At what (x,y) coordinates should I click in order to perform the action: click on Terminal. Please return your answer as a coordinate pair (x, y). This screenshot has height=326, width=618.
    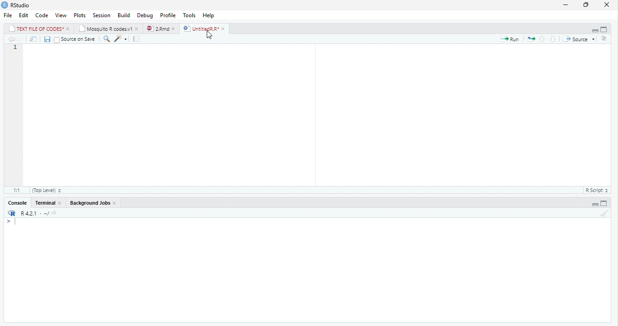
    Looking at the image, I should click on (49, 203).